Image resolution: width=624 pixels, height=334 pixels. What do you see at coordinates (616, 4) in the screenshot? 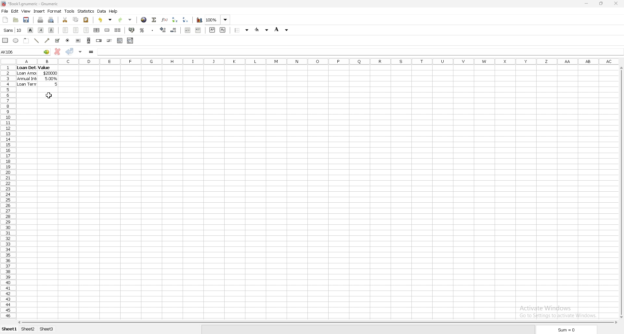
I see `close` at bounding box center [616, 4].